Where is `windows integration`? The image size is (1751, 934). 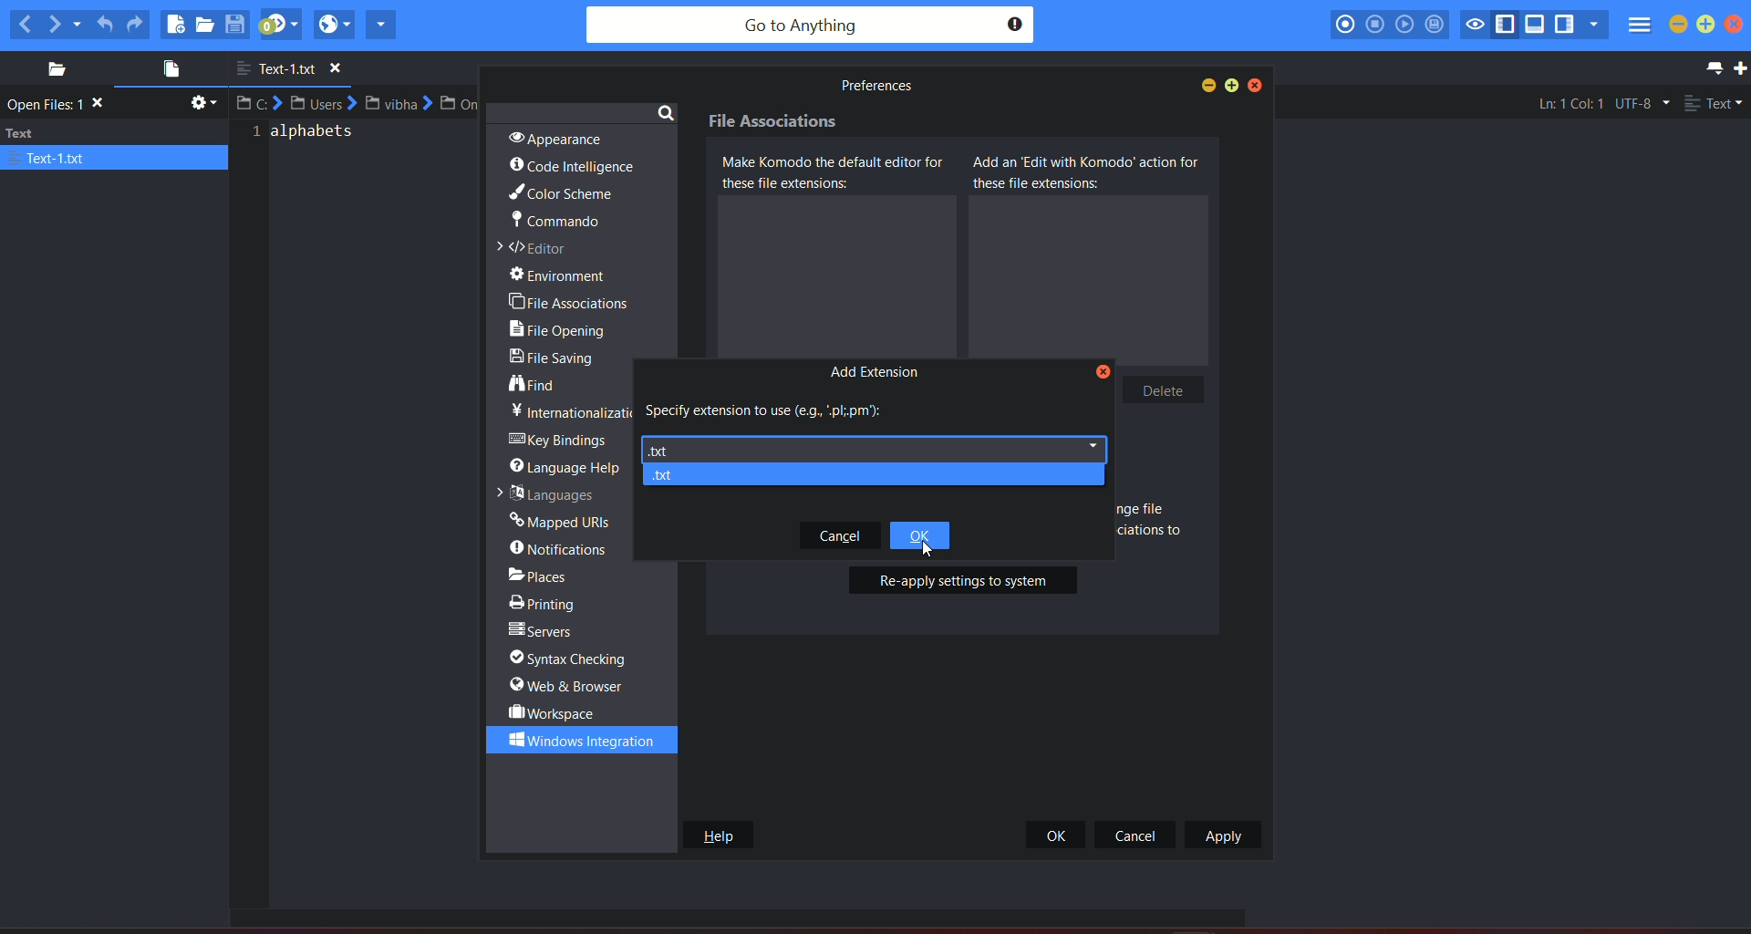 windows integration is located at coordinates (574, 740).